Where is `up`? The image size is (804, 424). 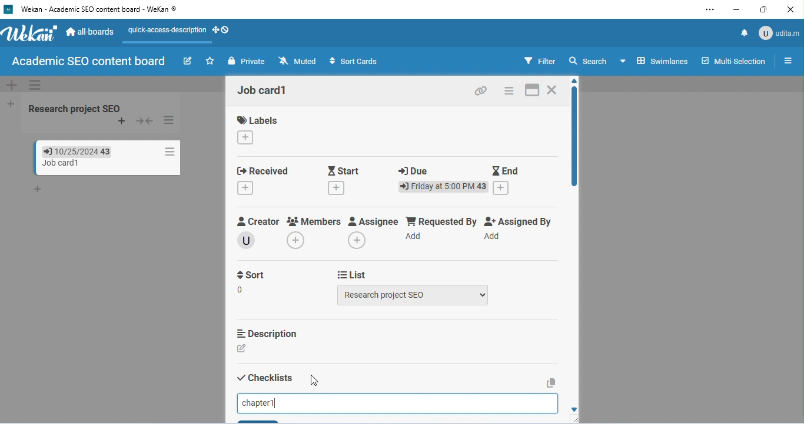 up is located at coordinates (577, 80).